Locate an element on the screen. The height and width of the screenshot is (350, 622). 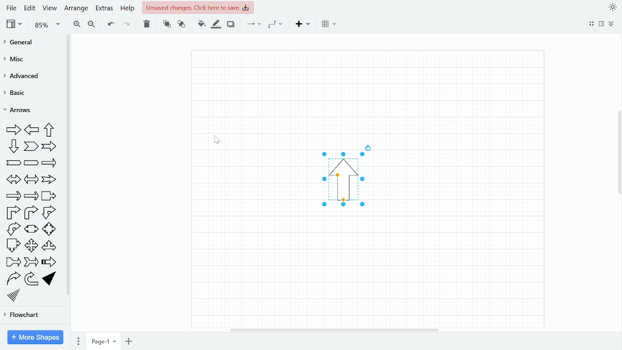
More shapes is located at coordinates (35, 337).